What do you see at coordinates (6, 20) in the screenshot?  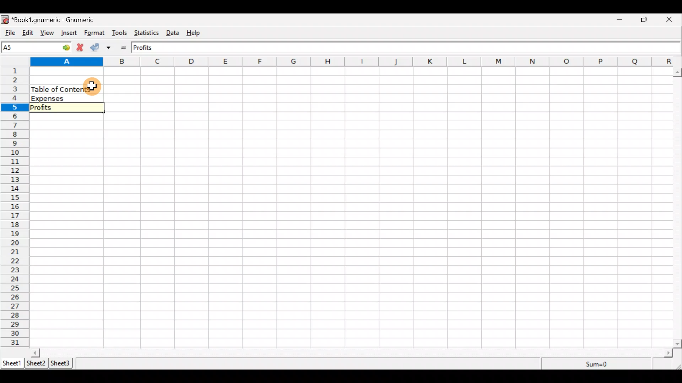 I see `icon` at bounding box center [6, 20].